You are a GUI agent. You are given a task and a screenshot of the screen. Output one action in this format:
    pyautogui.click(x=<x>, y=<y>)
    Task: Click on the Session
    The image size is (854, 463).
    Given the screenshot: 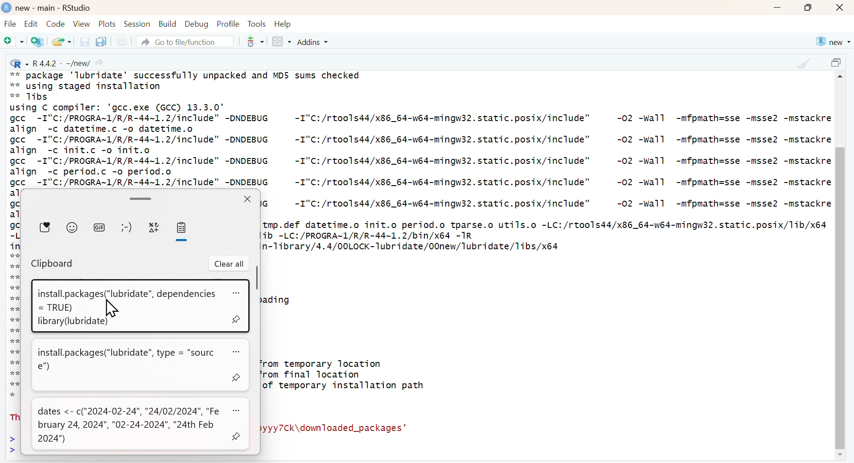 What is the action you would take?
    pyautogui.click(x=137, y=24)
    